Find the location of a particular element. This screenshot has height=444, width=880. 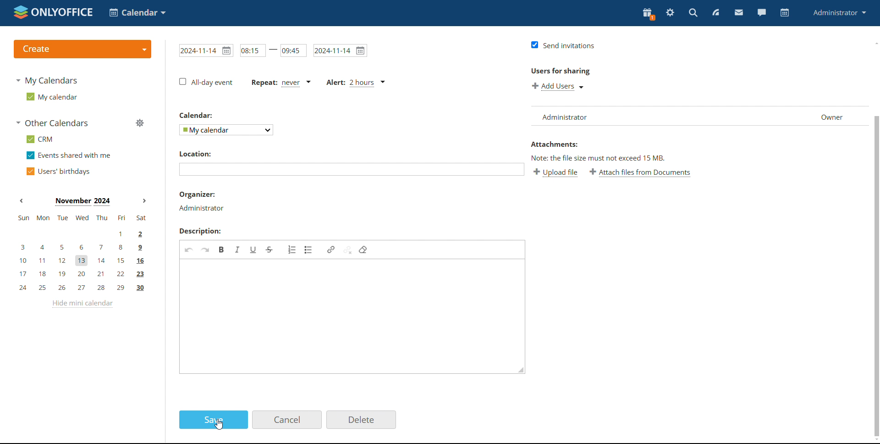

chat is located at coordinates (761, 12).